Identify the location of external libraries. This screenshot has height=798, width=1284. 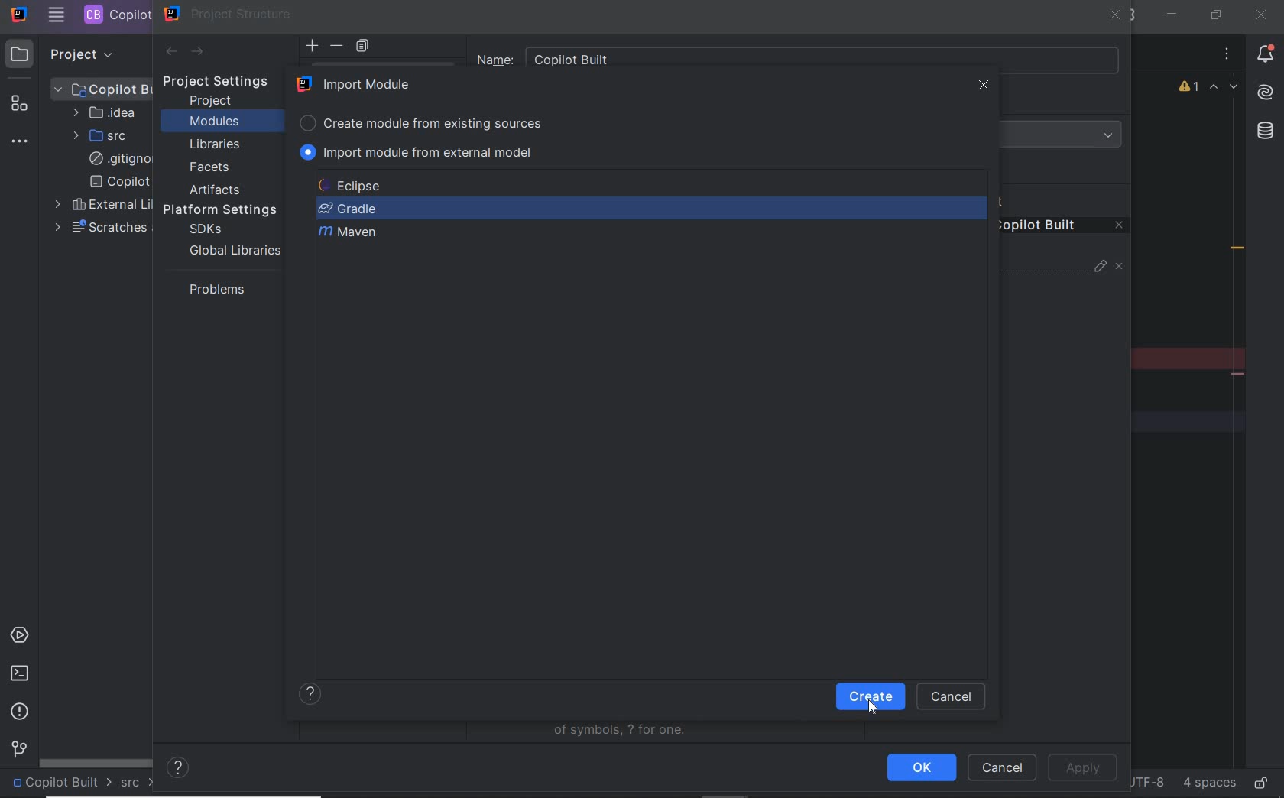
(100, 205).